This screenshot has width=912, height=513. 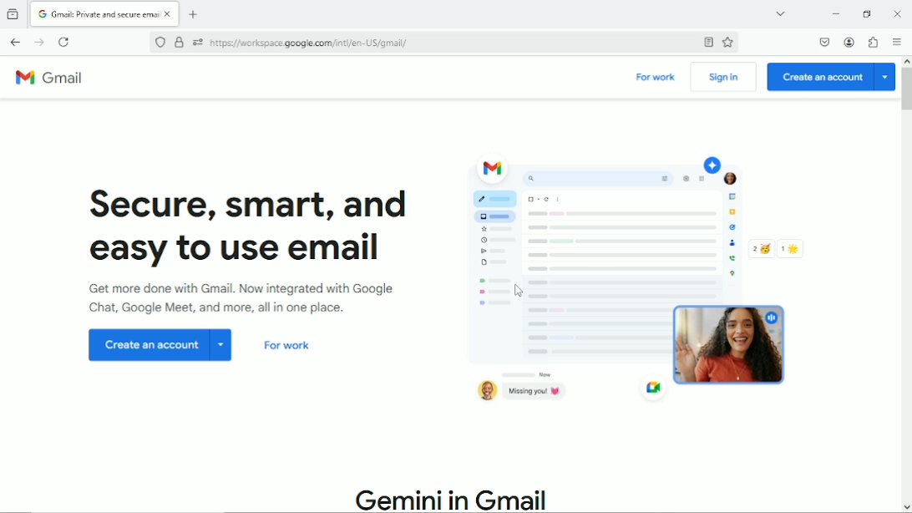 I want to click on View recent browsing, so click(x=15, y=13).